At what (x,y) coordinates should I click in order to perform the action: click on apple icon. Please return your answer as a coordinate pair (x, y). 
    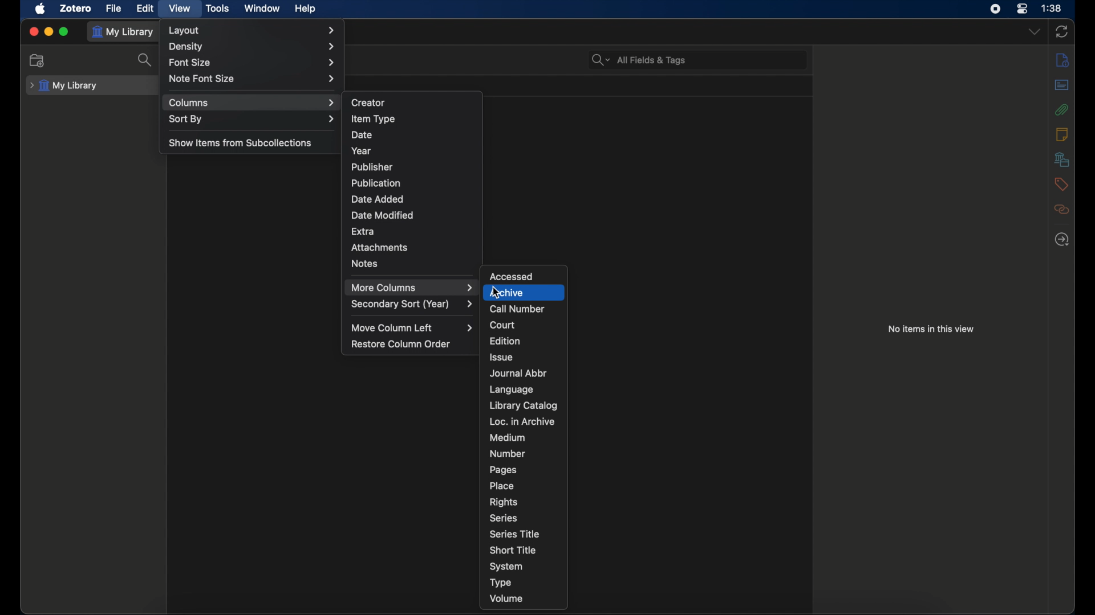
    Looking at the image, I should click on (41, 9).